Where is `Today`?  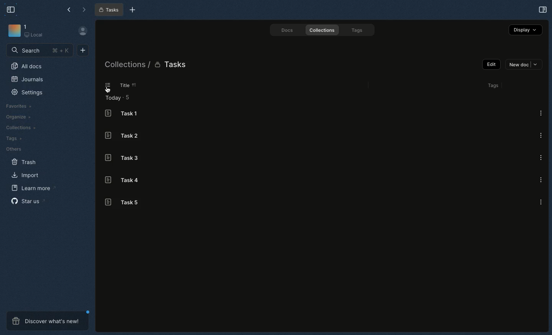
Today is located at coordinates (113, 98).